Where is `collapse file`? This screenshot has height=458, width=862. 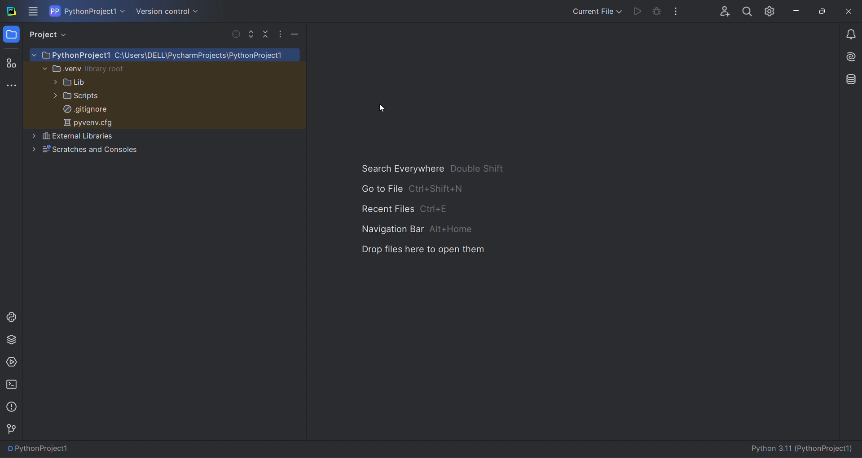
collapse file is located at coordinates (264, 34).